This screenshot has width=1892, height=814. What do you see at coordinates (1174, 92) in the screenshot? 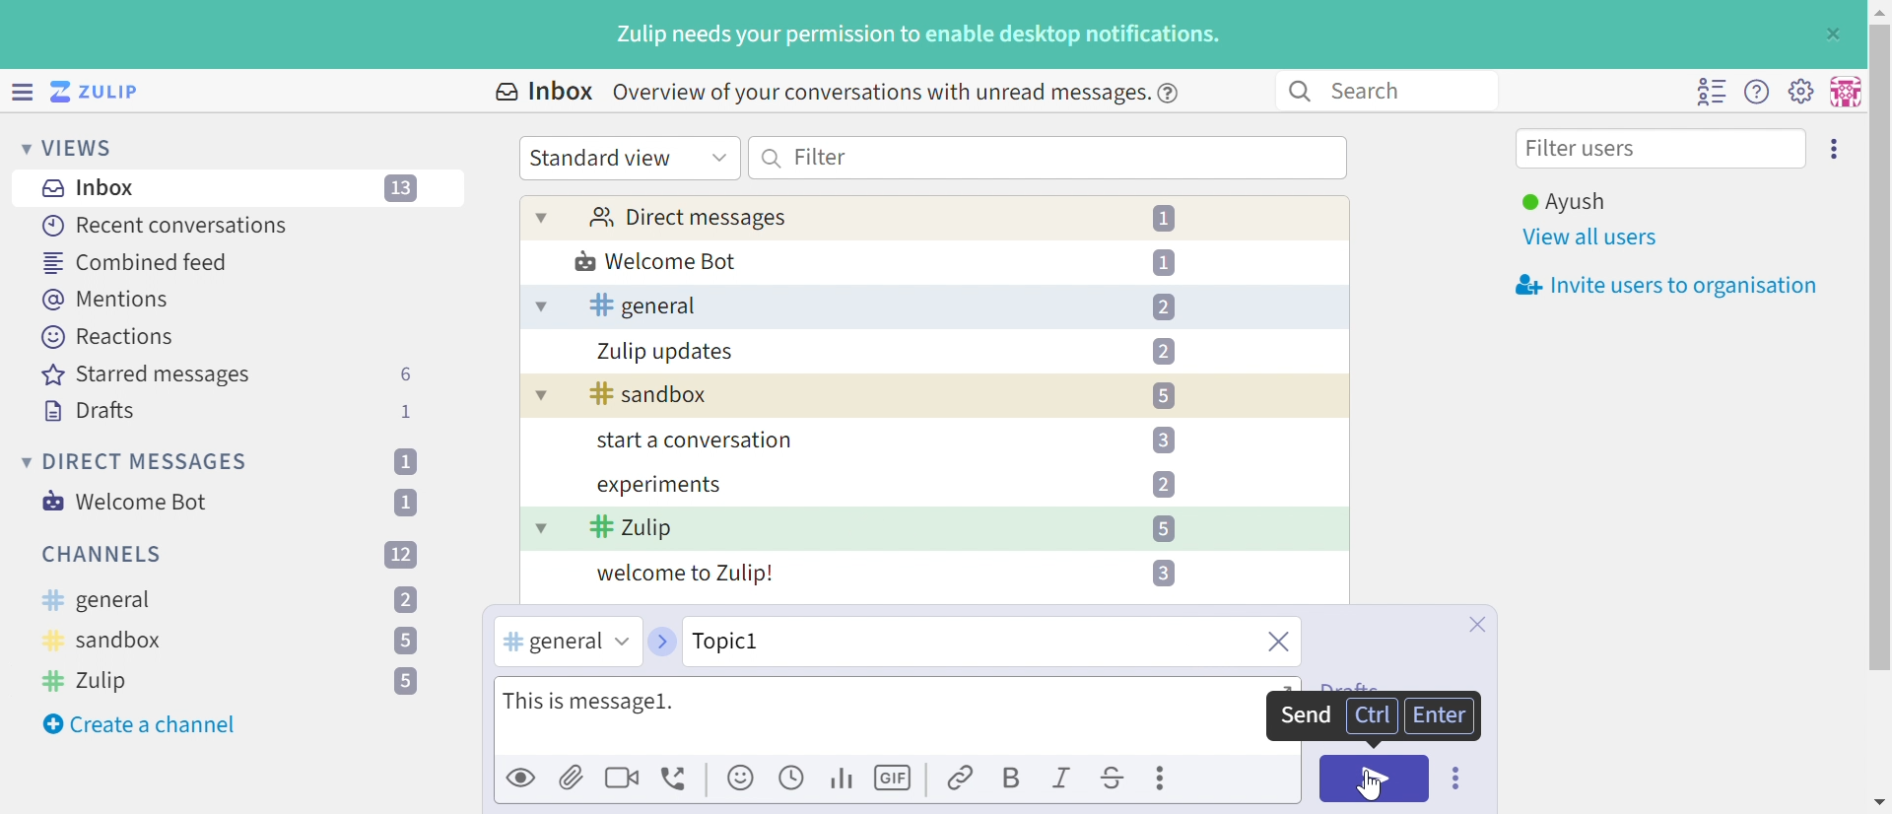
I see `Help Center` at bounding box center [1174, 92].